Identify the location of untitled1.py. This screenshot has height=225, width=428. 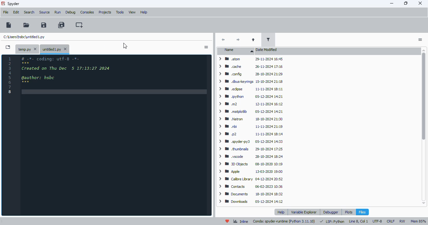
(55, 49).